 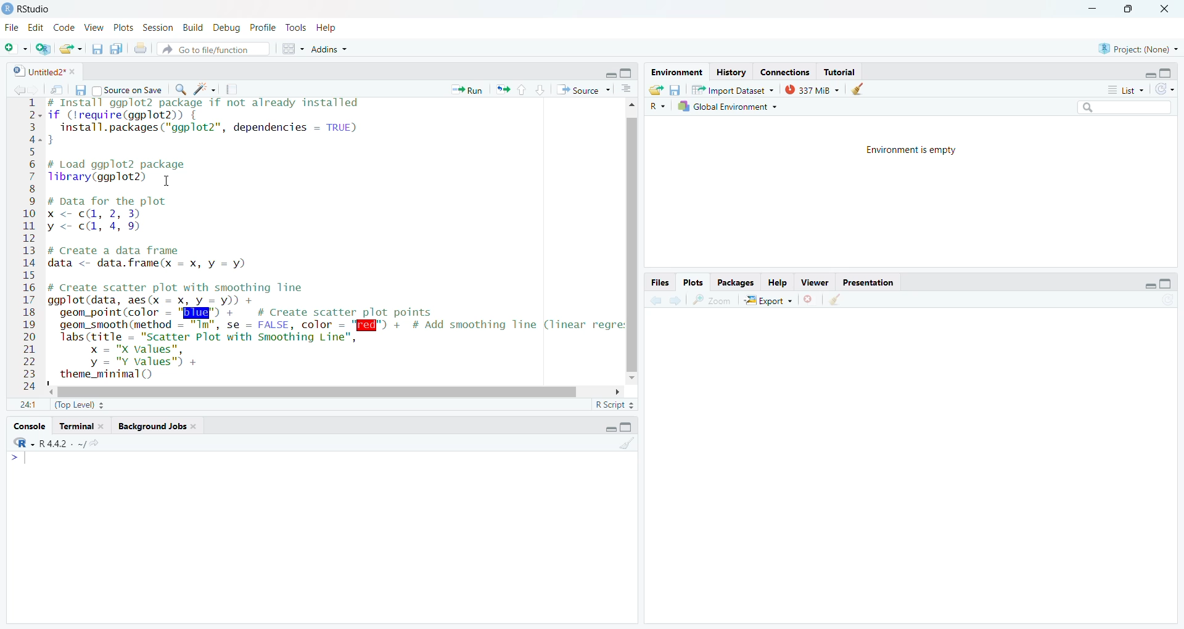 What do you see at coordinates (65, 445) in the screenshot?
I see `R - R442 . ~/` at bounding box center [65, 445].